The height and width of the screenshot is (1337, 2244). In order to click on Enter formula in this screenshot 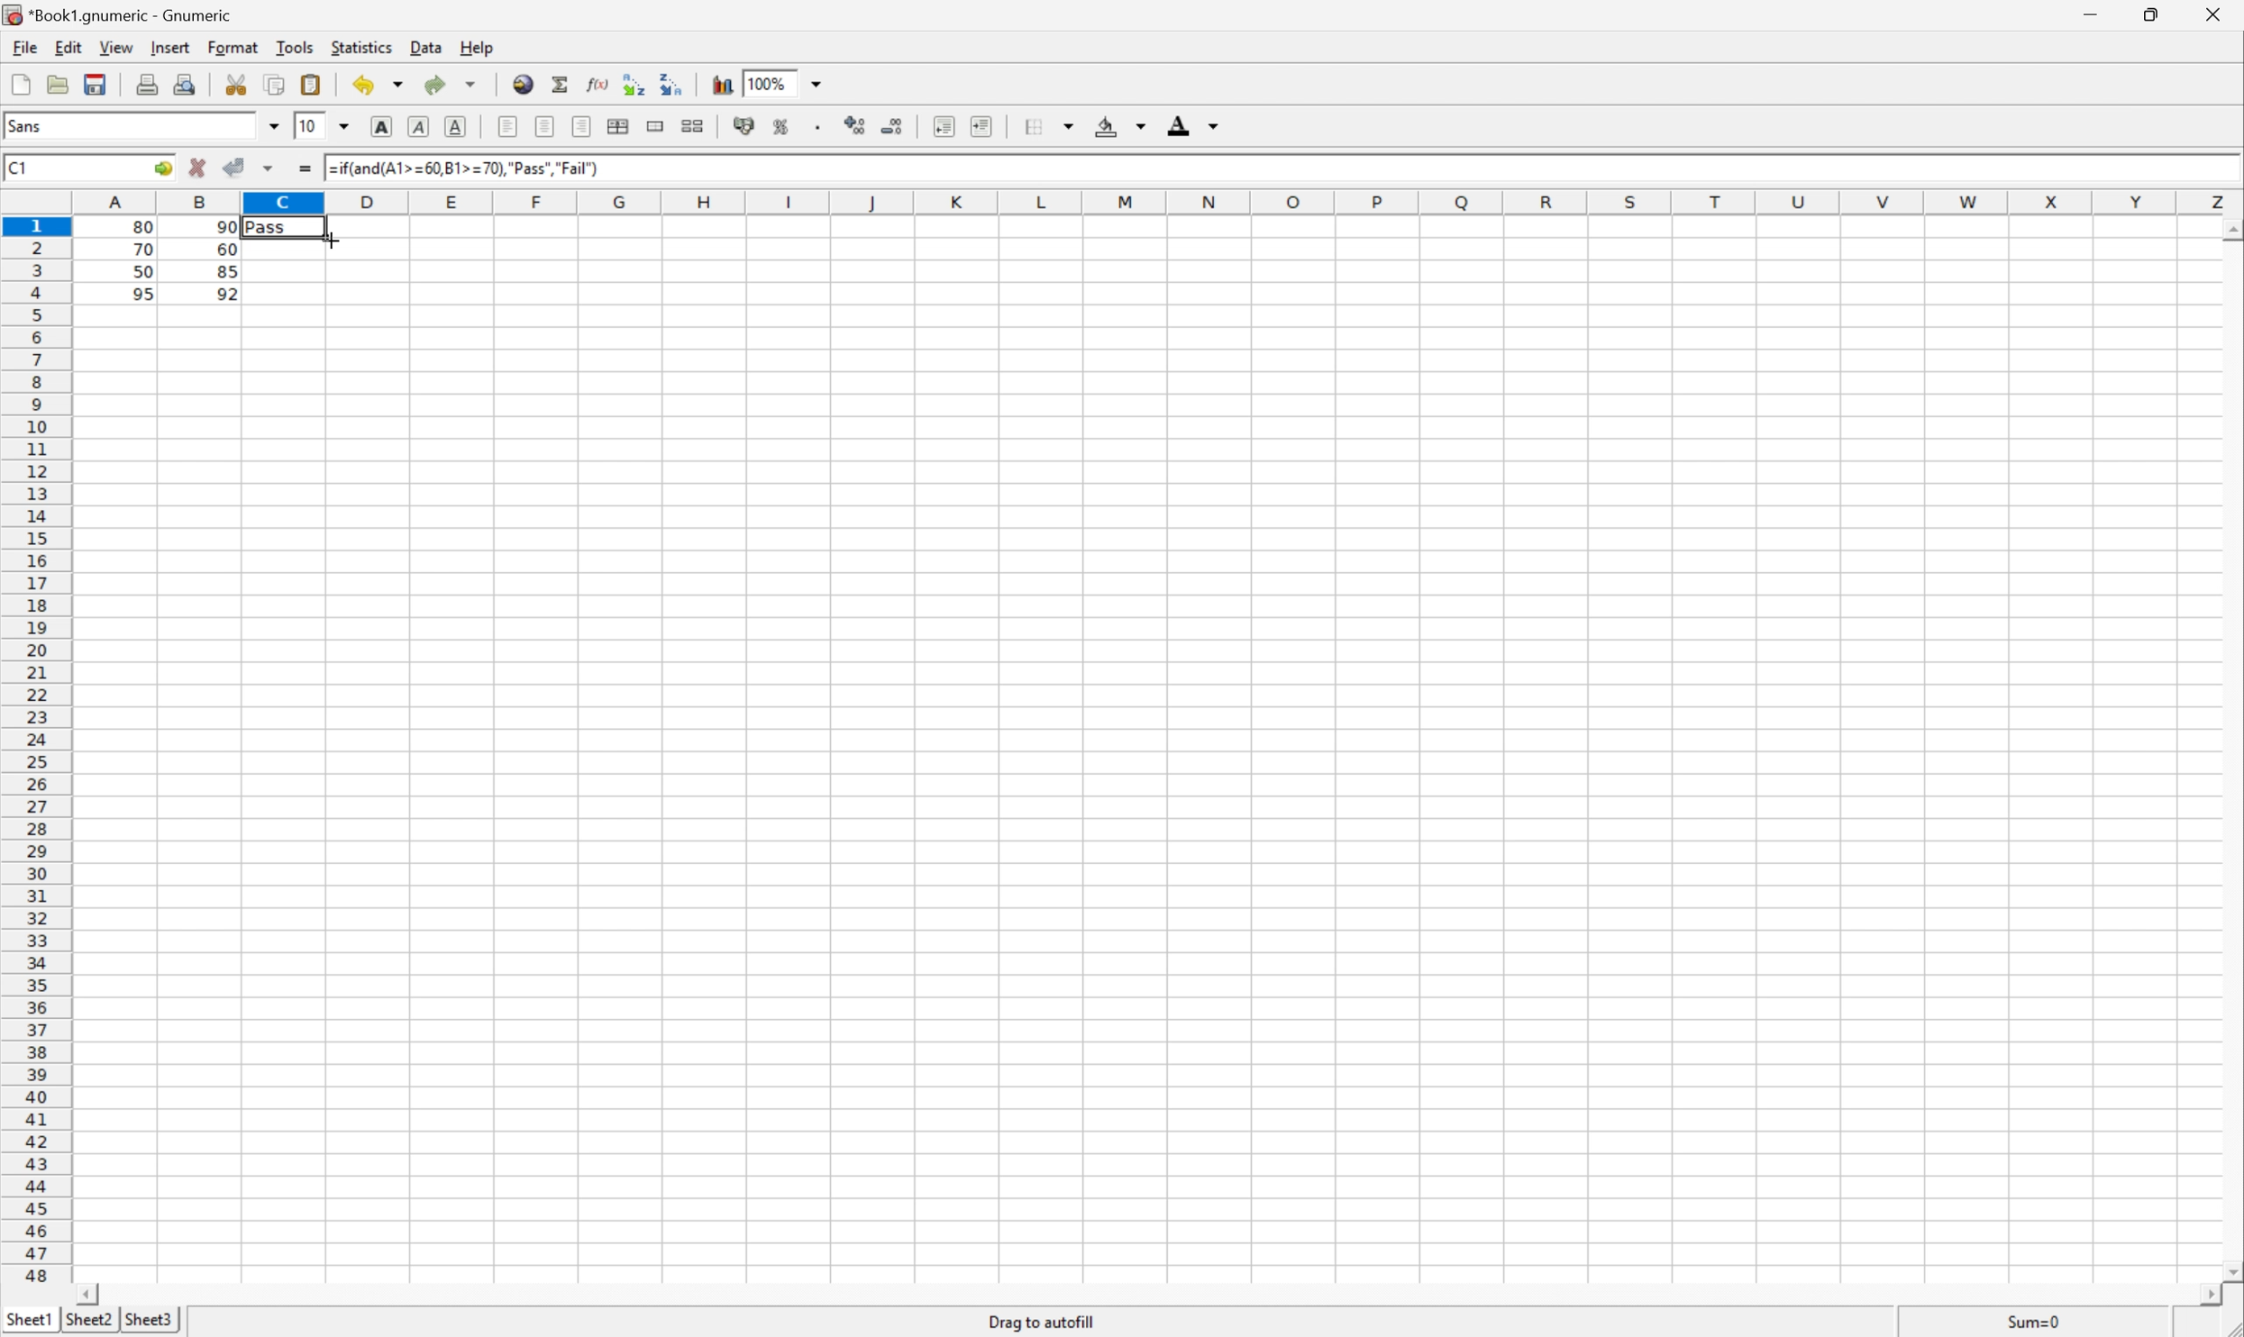, I will do `click(305, 168)`.